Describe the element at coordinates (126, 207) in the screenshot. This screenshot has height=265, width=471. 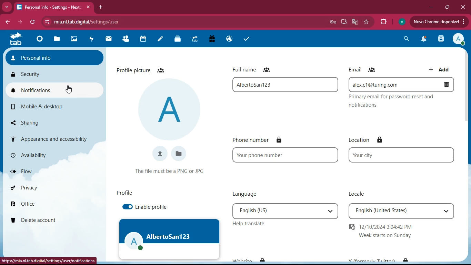
I see `enable` at that location.